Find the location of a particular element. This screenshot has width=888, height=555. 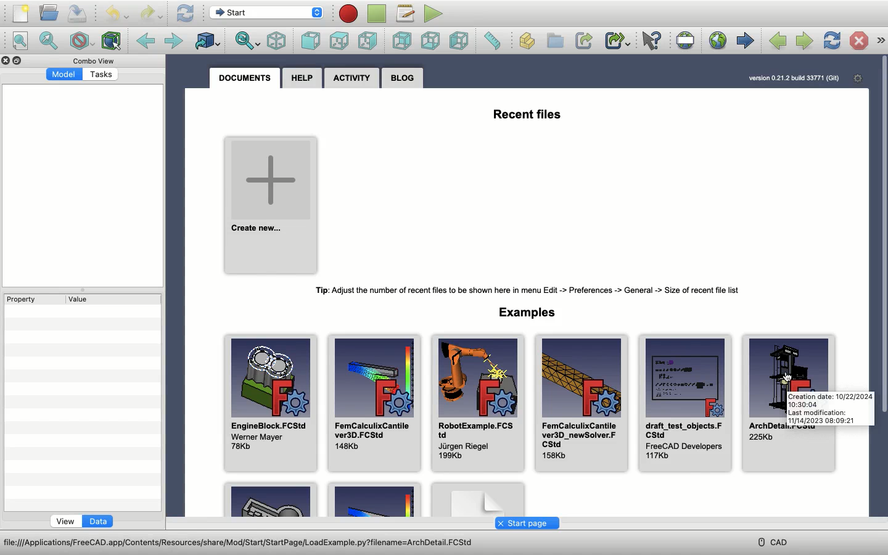

Bounding box is located at coordinates (110, 41).